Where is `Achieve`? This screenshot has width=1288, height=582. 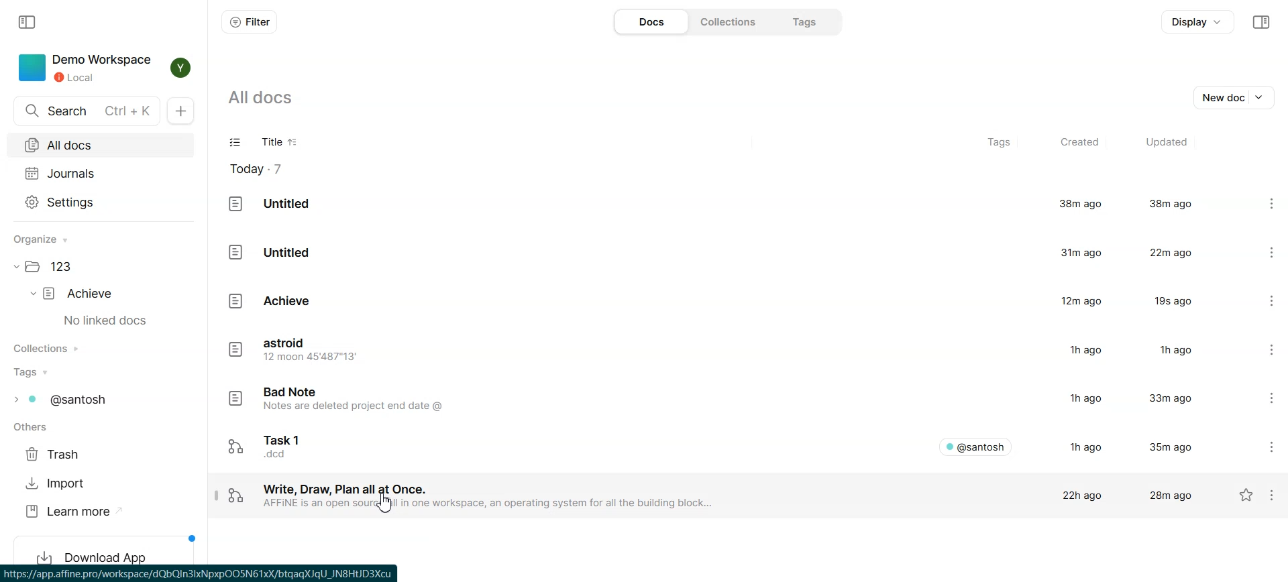 Achieve is located at coordinates (80, 294).